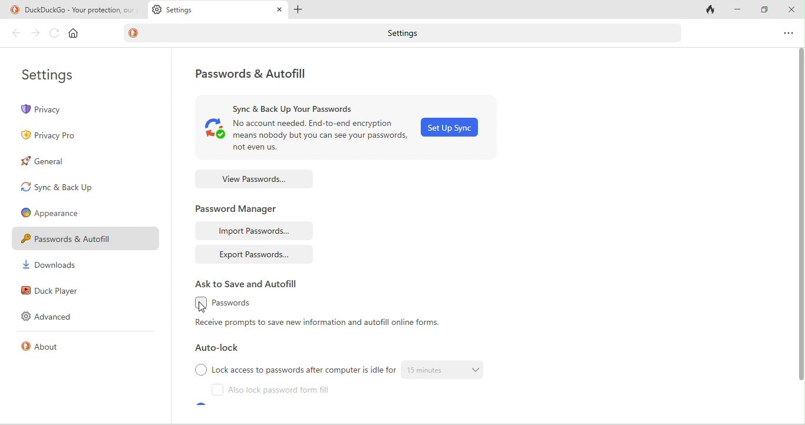  Describe the element at coordinates (708, 9) in the screenshot. I see `close tab and clear data` at that location.